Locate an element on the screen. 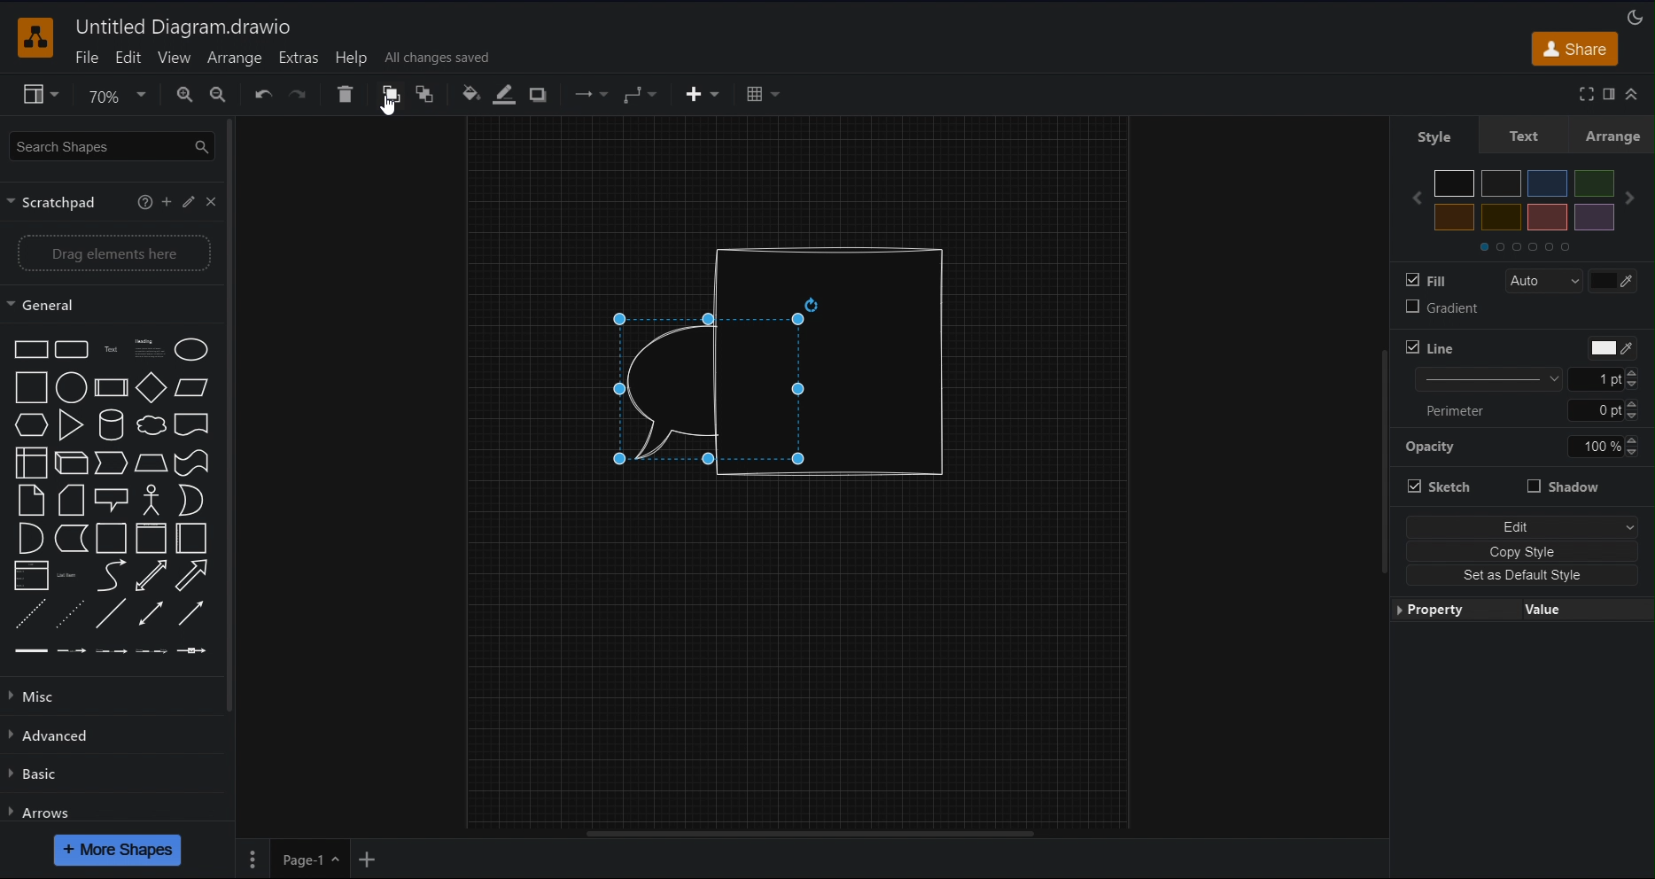  All changes saved is located at coordinates (438, 58).